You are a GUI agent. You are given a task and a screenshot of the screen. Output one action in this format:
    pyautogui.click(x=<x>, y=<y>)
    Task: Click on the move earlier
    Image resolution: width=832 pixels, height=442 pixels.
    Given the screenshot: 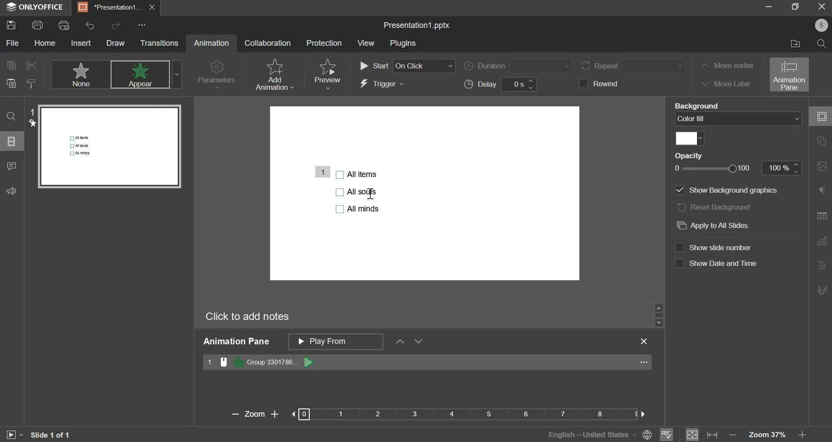 What is the action you would take?
    pyautogui.click(x=726, y=66)
    